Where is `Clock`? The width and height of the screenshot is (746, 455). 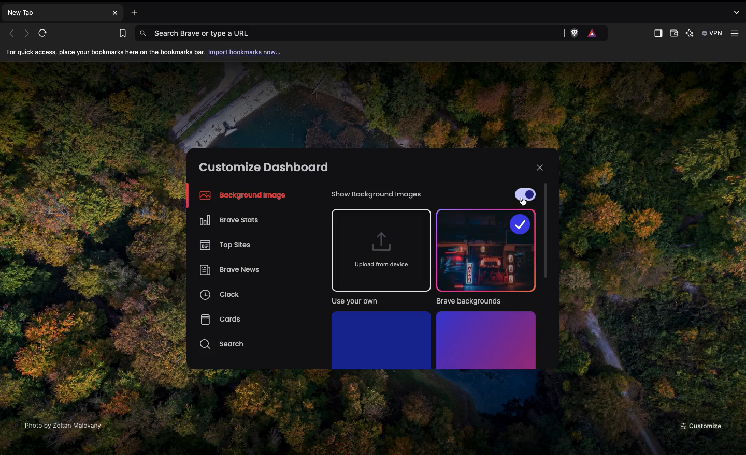 Clock is located at coordinates (221, 296).